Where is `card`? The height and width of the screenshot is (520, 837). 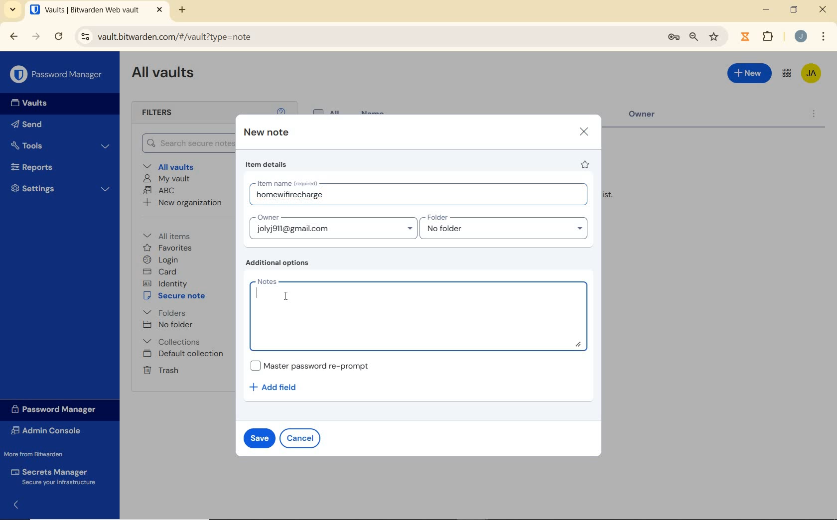
card is located at coordinates (161, 271).